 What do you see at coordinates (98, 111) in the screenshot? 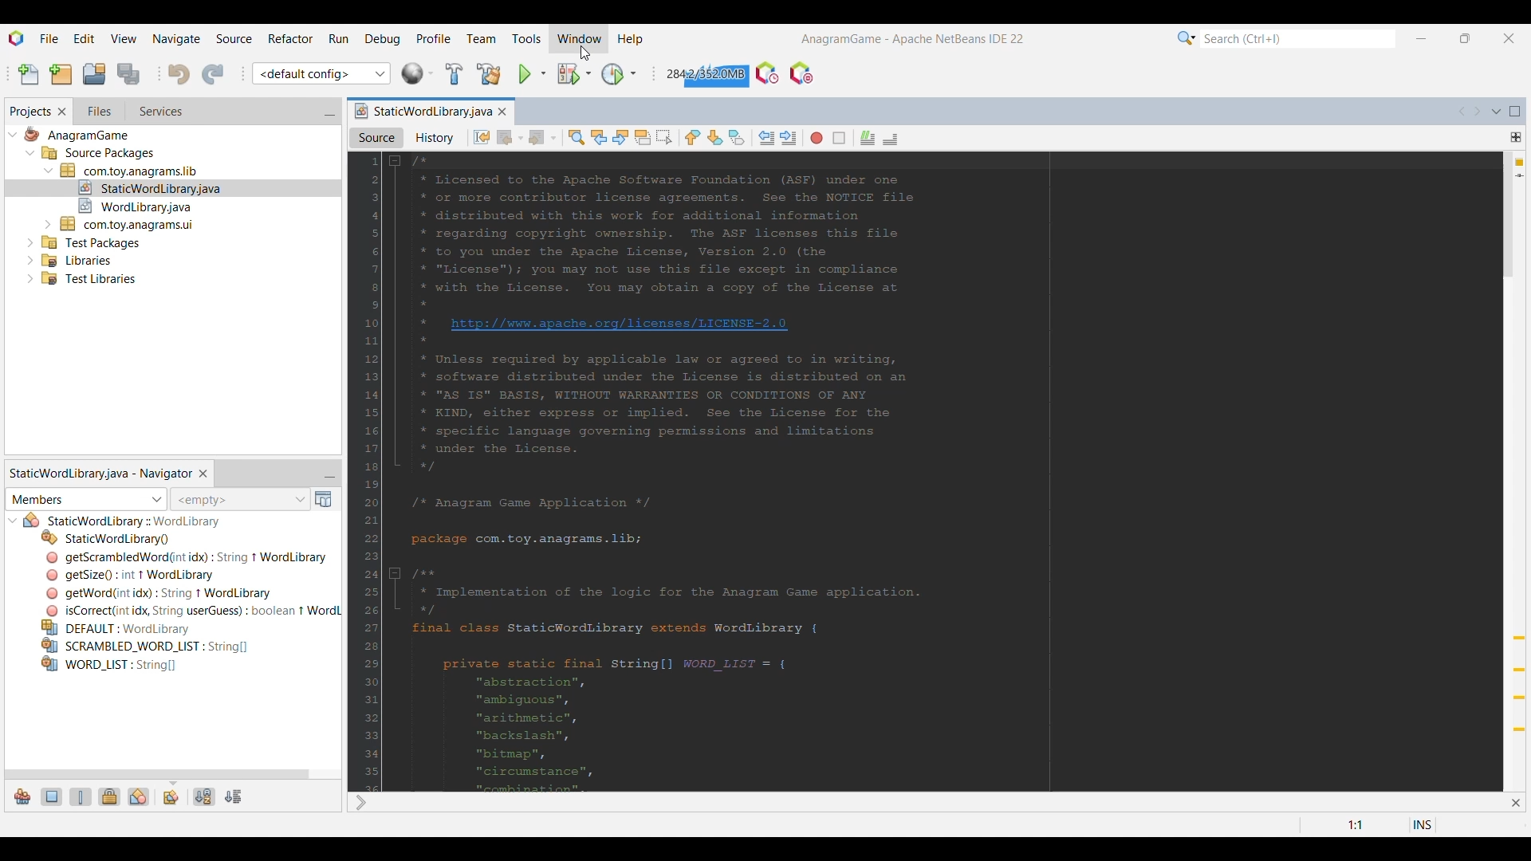
I see `Go to files` at bounding box center [98, 111].